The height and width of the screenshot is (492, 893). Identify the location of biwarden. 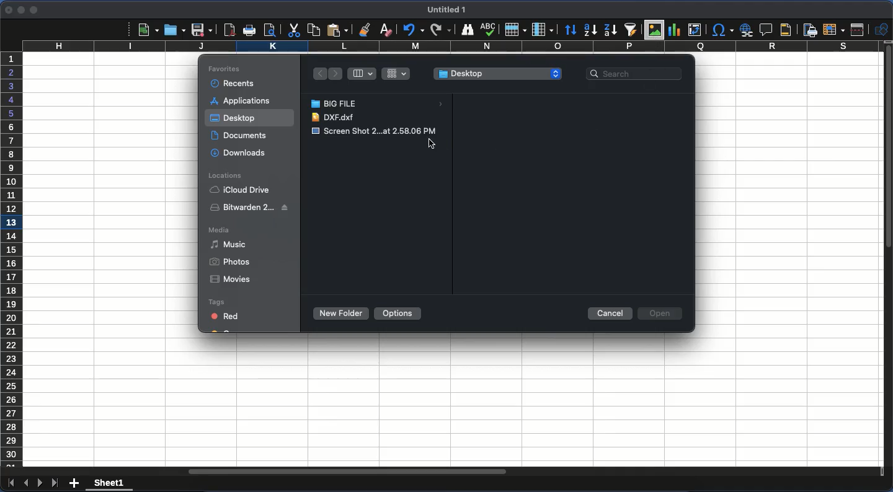
(252, 208).